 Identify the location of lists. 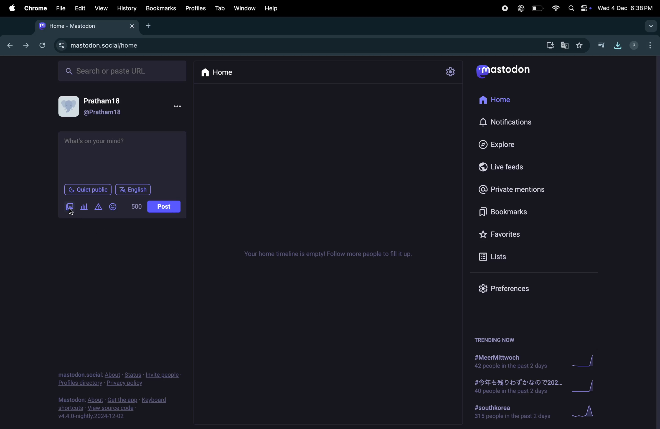
(498, 258).